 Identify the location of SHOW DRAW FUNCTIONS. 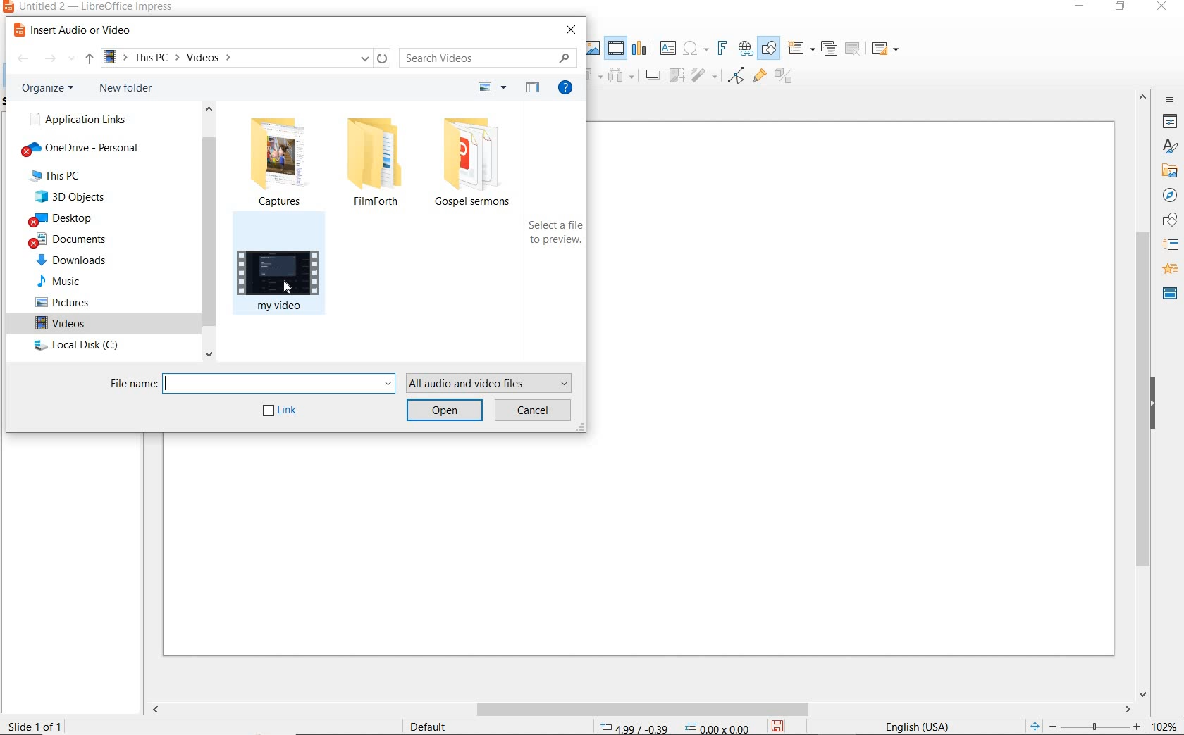
(770, 48).